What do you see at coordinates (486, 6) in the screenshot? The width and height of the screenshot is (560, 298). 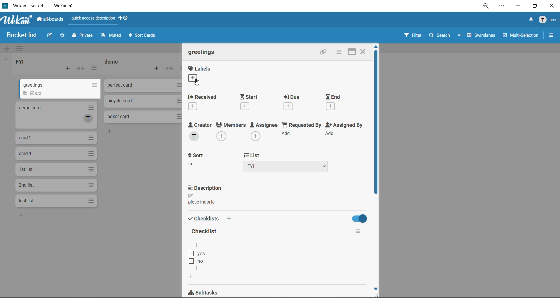 I see `zoom` at bounding box center [486, 6].